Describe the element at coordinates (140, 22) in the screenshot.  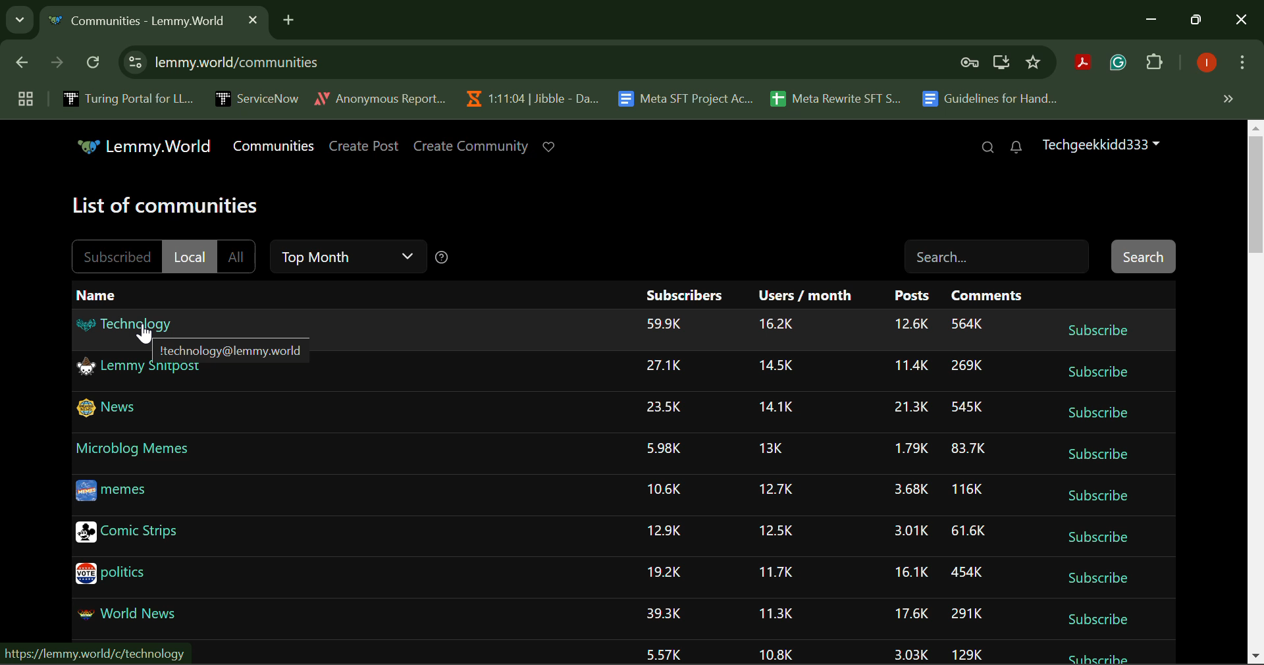
I see `Webpage Heading` at that location.